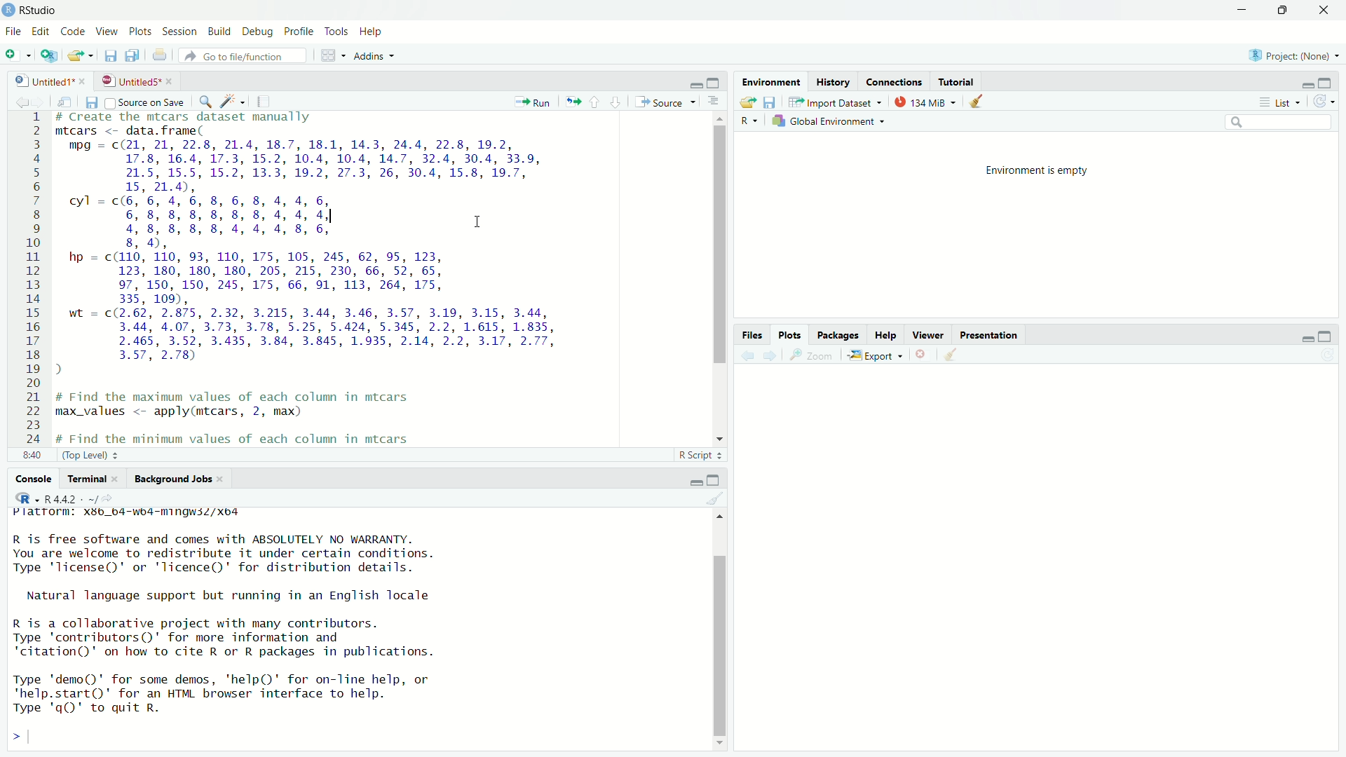 The height and width of the screenshot is (757, 1346). What do you see at coordinates (618, 102) in the screenshot?
I see `downaward` at bounding box center [618, 102].